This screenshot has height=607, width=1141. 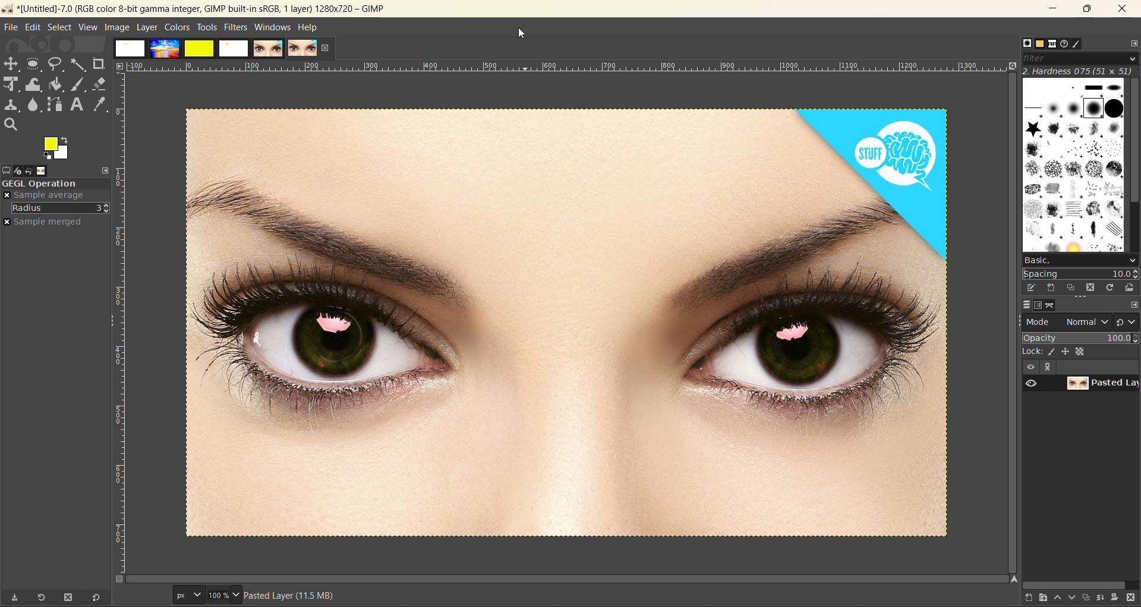 What do you see at coordinates (1082, 275) in the screenshot?
I see `spacing` at bounding box center [1082, 275].